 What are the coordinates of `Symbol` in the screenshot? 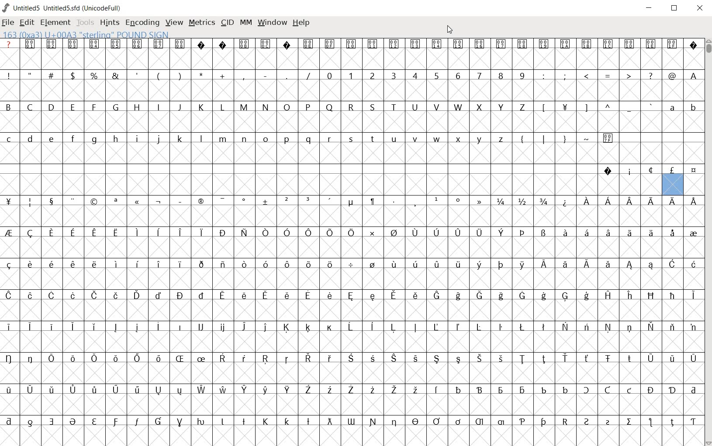 It's located at (587, 45).